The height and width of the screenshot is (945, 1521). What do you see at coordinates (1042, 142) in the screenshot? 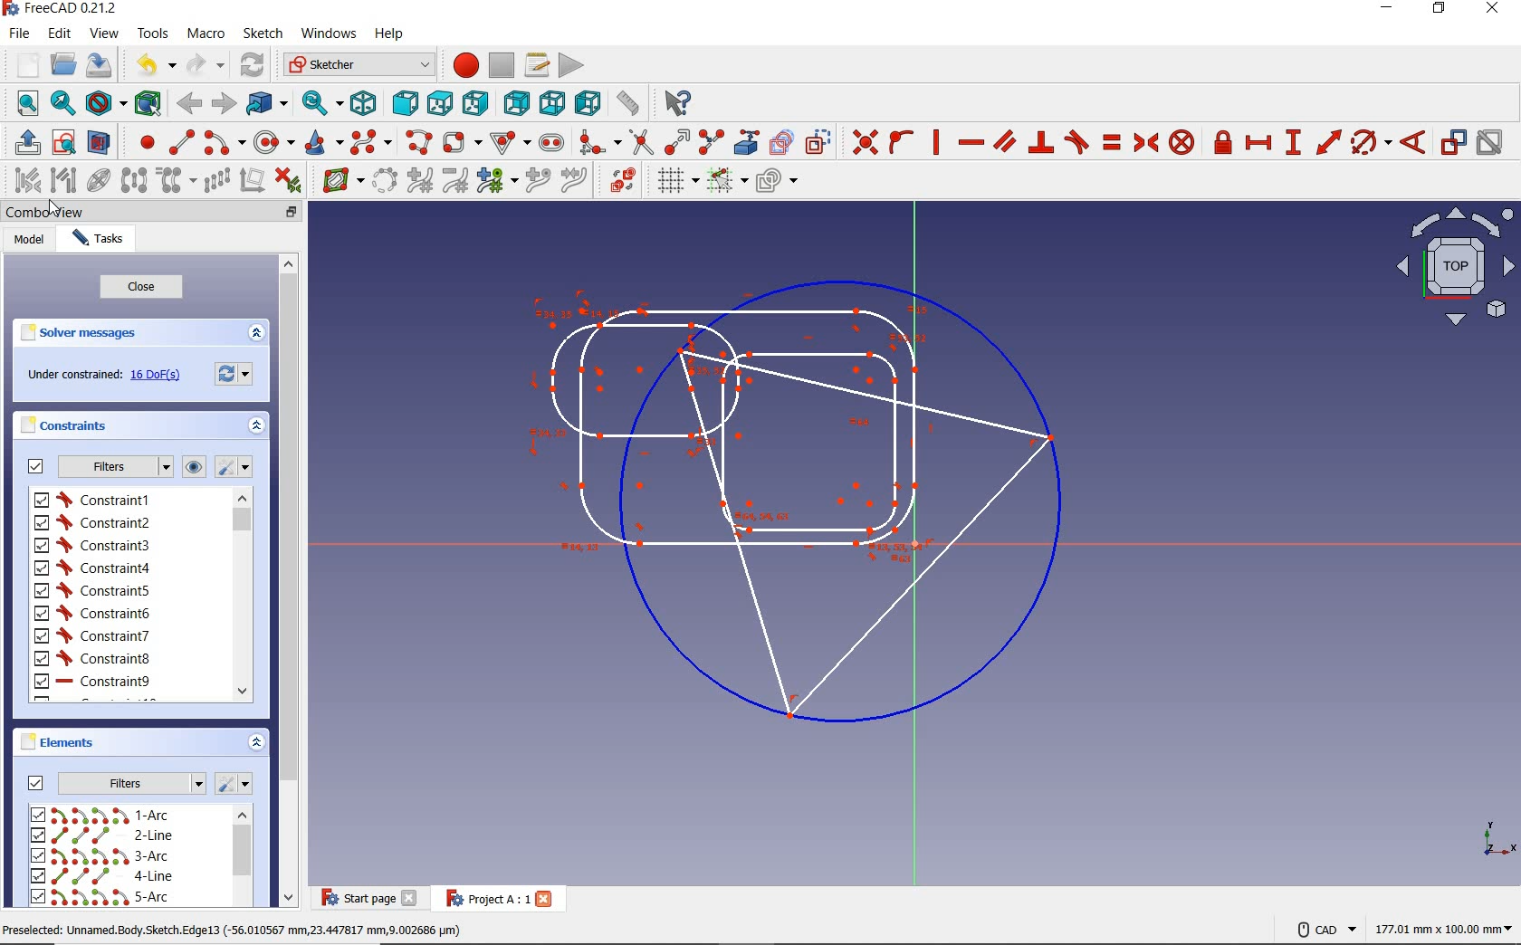
I see `constrain perpendicular` at bounding box center [1042, 142].